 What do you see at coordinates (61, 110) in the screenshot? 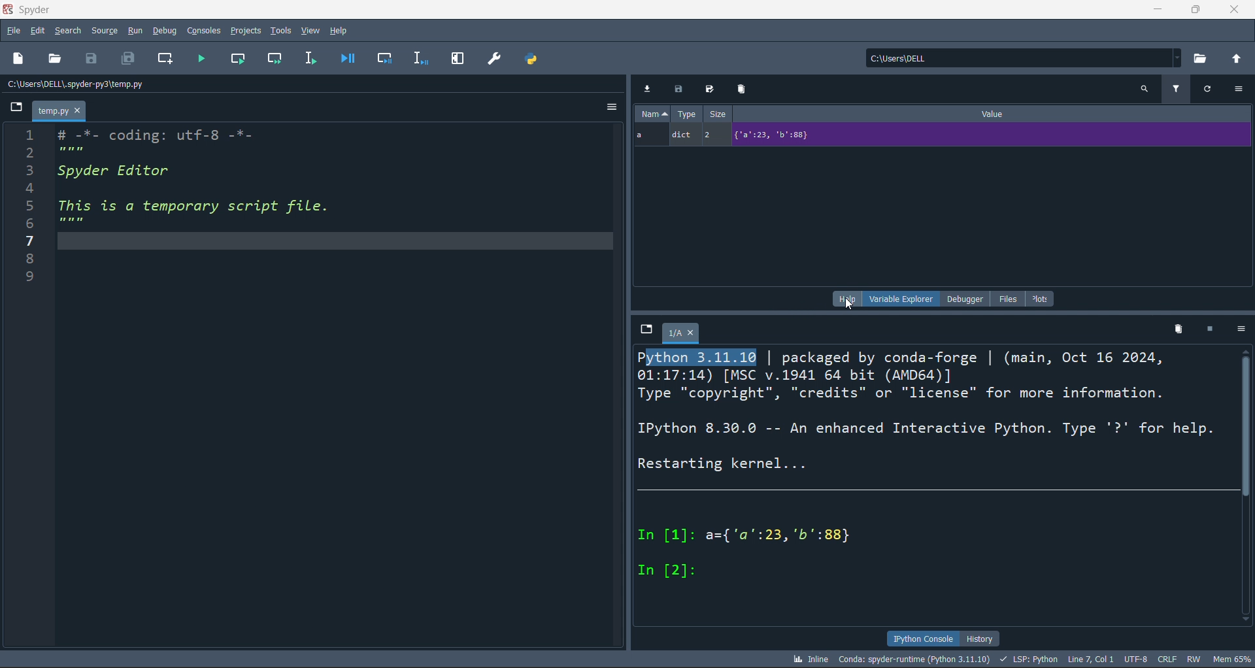
I see `temp.py` at bounding box center [61, 110].